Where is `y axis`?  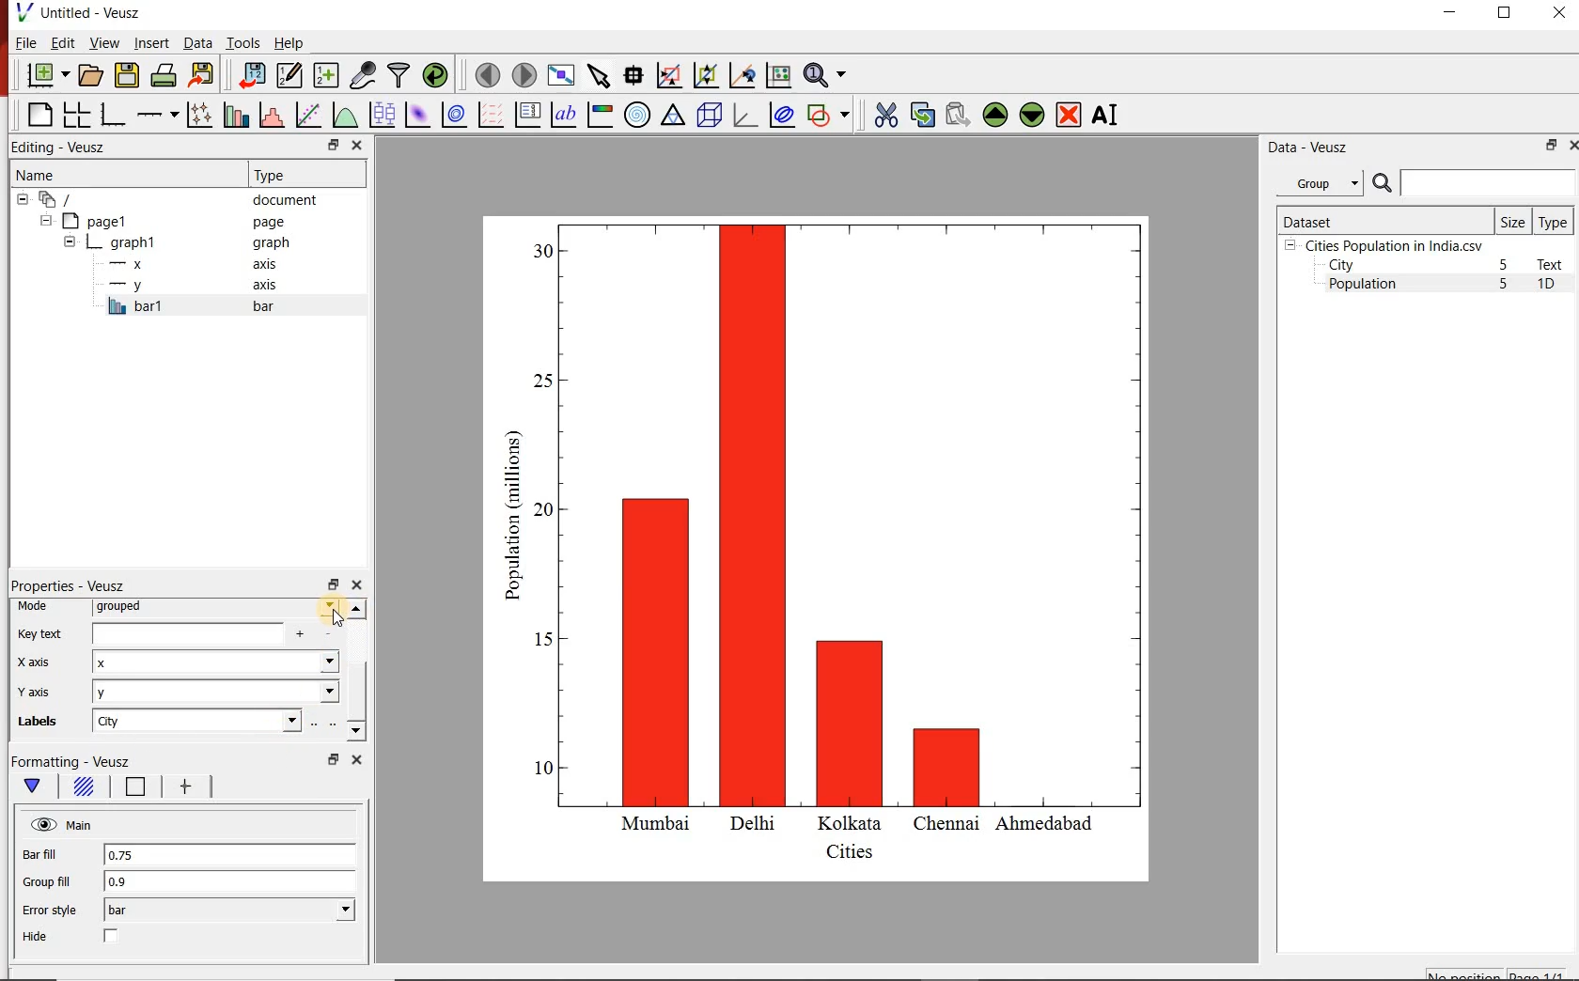 y axis is located at coordinates (46, 692).